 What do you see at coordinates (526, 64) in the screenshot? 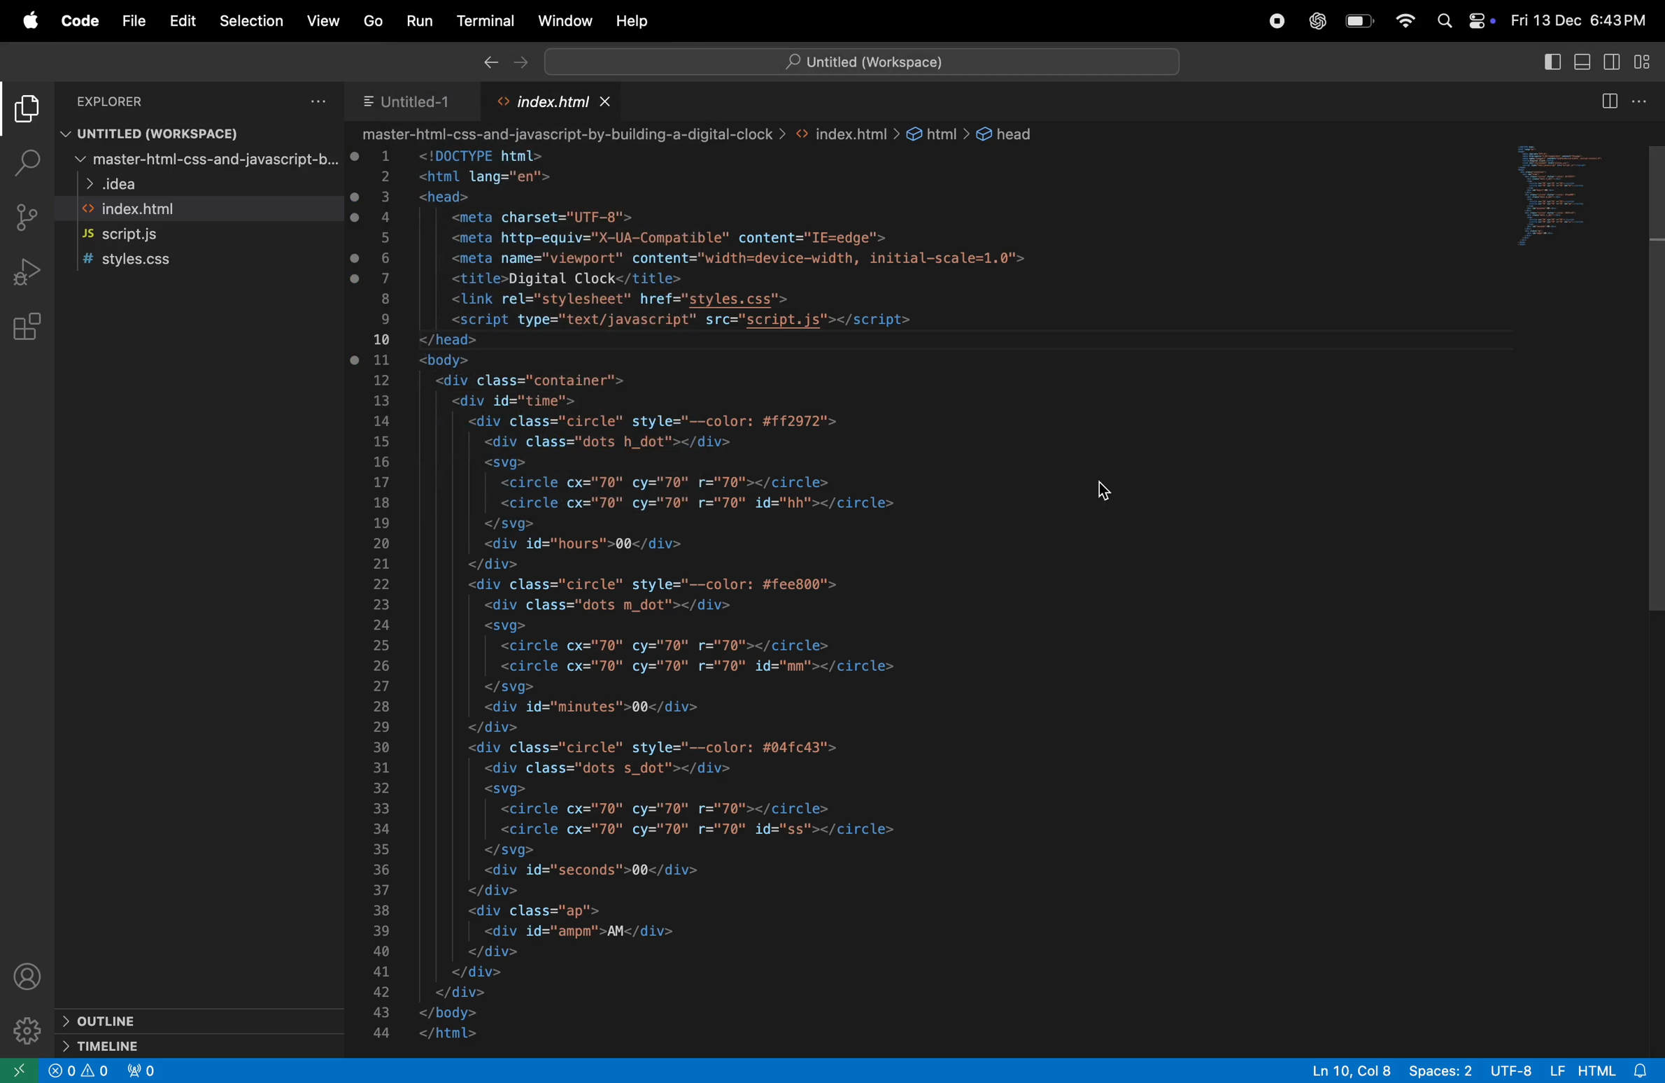
I see ` forward` at bounding box center [526, 64].